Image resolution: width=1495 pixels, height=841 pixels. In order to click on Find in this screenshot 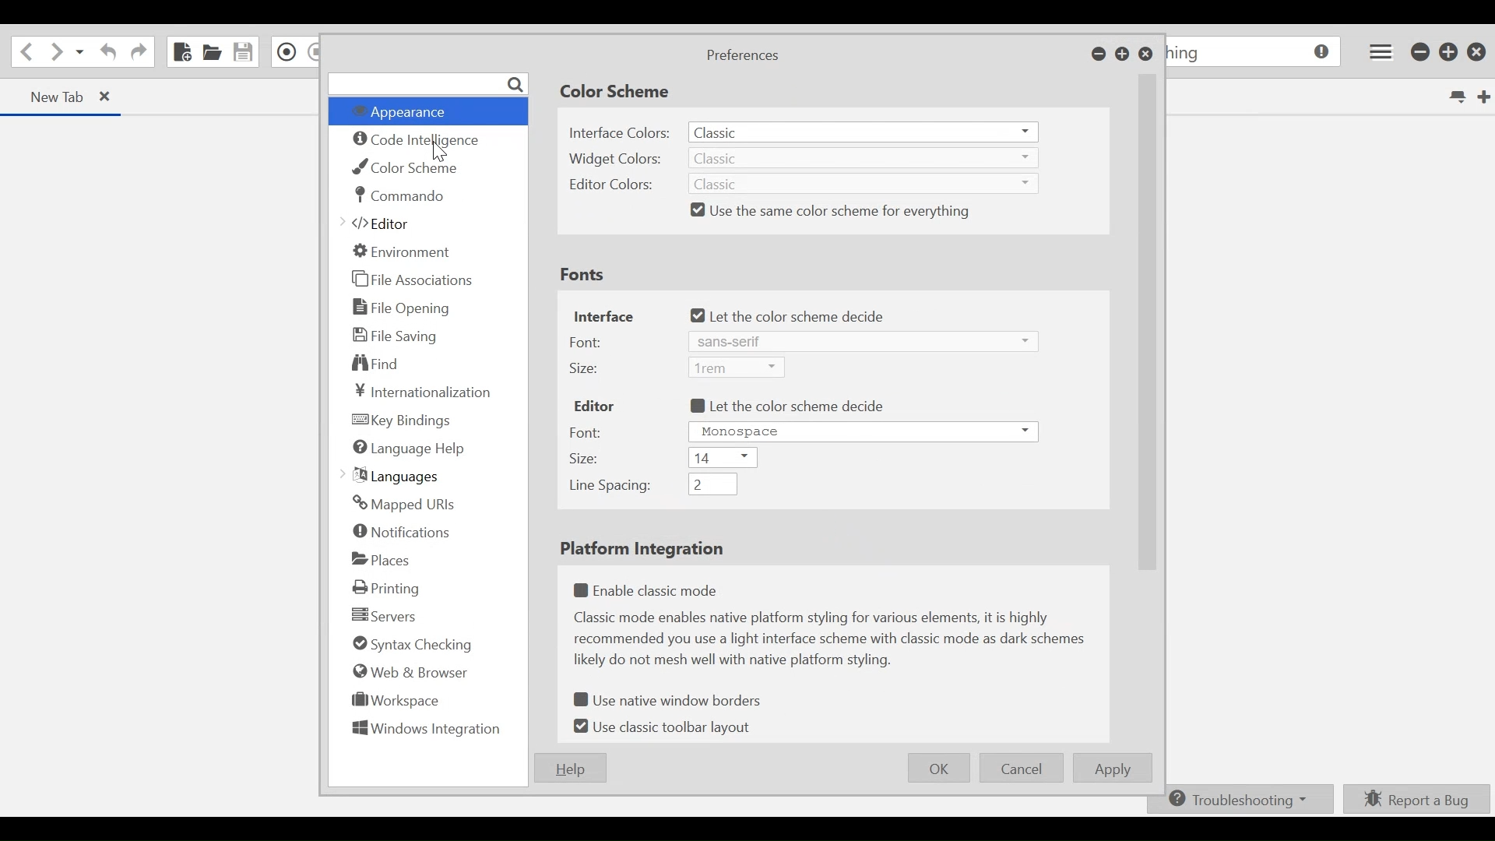, I will do `click(377, 362)`.